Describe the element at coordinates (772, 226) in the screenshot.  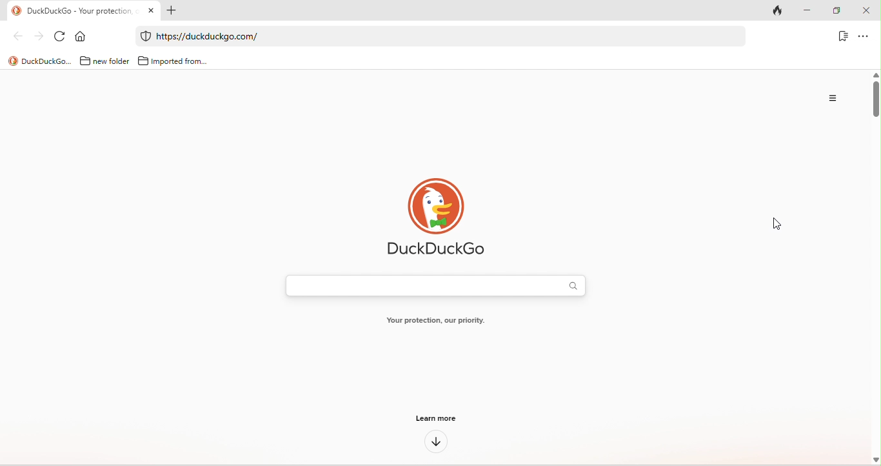
I see `cursor` at that location.